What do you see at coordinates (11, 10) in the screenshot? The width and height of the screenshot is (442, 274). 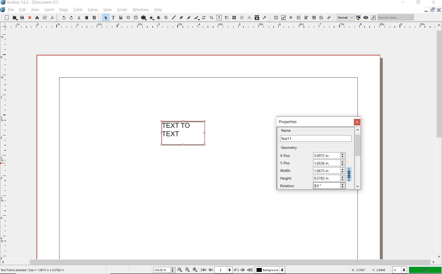 I see `file` at bounding box center [11, 10].